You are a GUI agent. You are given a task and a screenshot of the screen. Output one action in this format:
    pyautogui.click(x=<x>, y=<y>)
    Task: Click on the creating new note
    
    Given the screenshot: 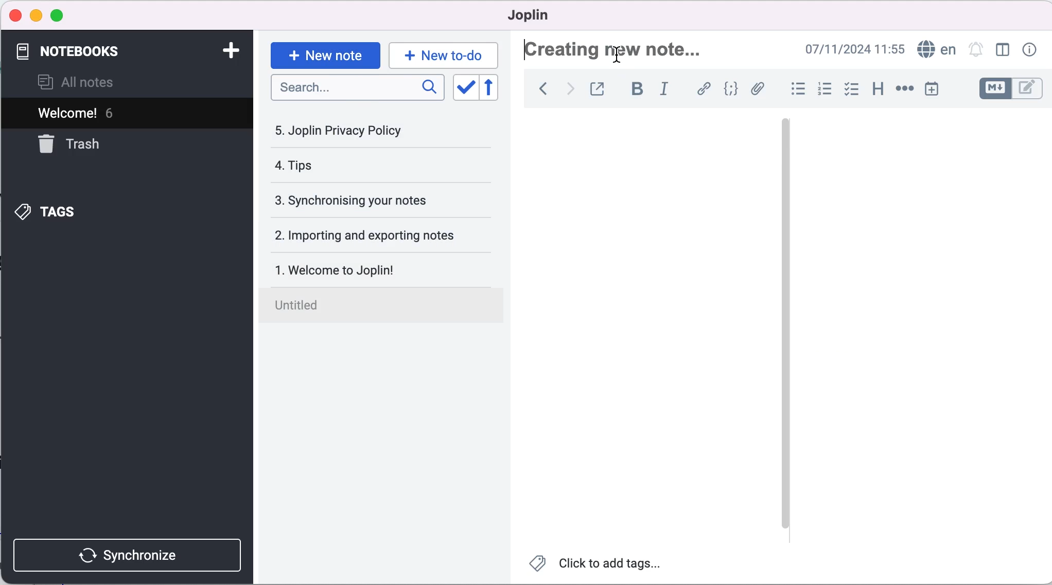 What is the action you would take?
    pyautogui.click(x=632, y=49)
    